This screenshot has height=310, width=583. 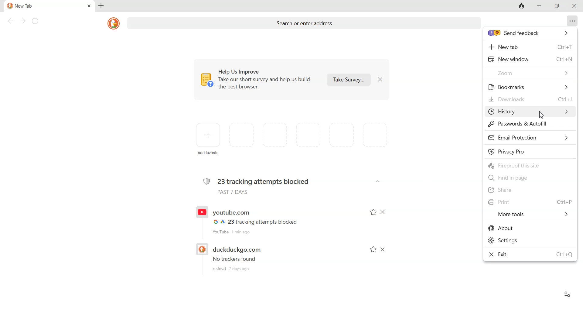 What do you see at coordinates (530, 99) in the screenshot?
I see `Downloads` at bounding box center [530, 99].